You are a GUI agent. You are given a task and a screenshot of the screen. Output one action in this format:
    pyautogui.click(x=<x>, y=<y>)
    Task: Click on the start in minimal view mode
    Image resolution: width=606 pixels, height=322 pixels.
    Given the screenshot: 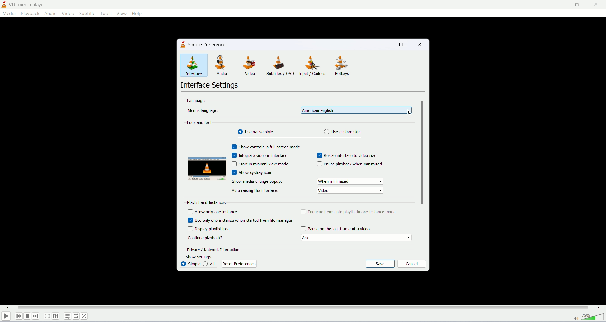 What is the action you would take?
    pyautogui.click(x=259, y=164)
    